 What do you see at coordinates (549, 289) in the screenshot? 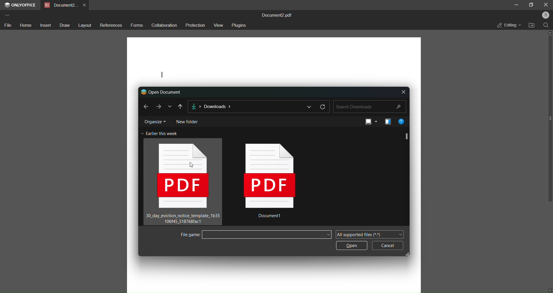
I see `down` at bounding box center [549, 289].